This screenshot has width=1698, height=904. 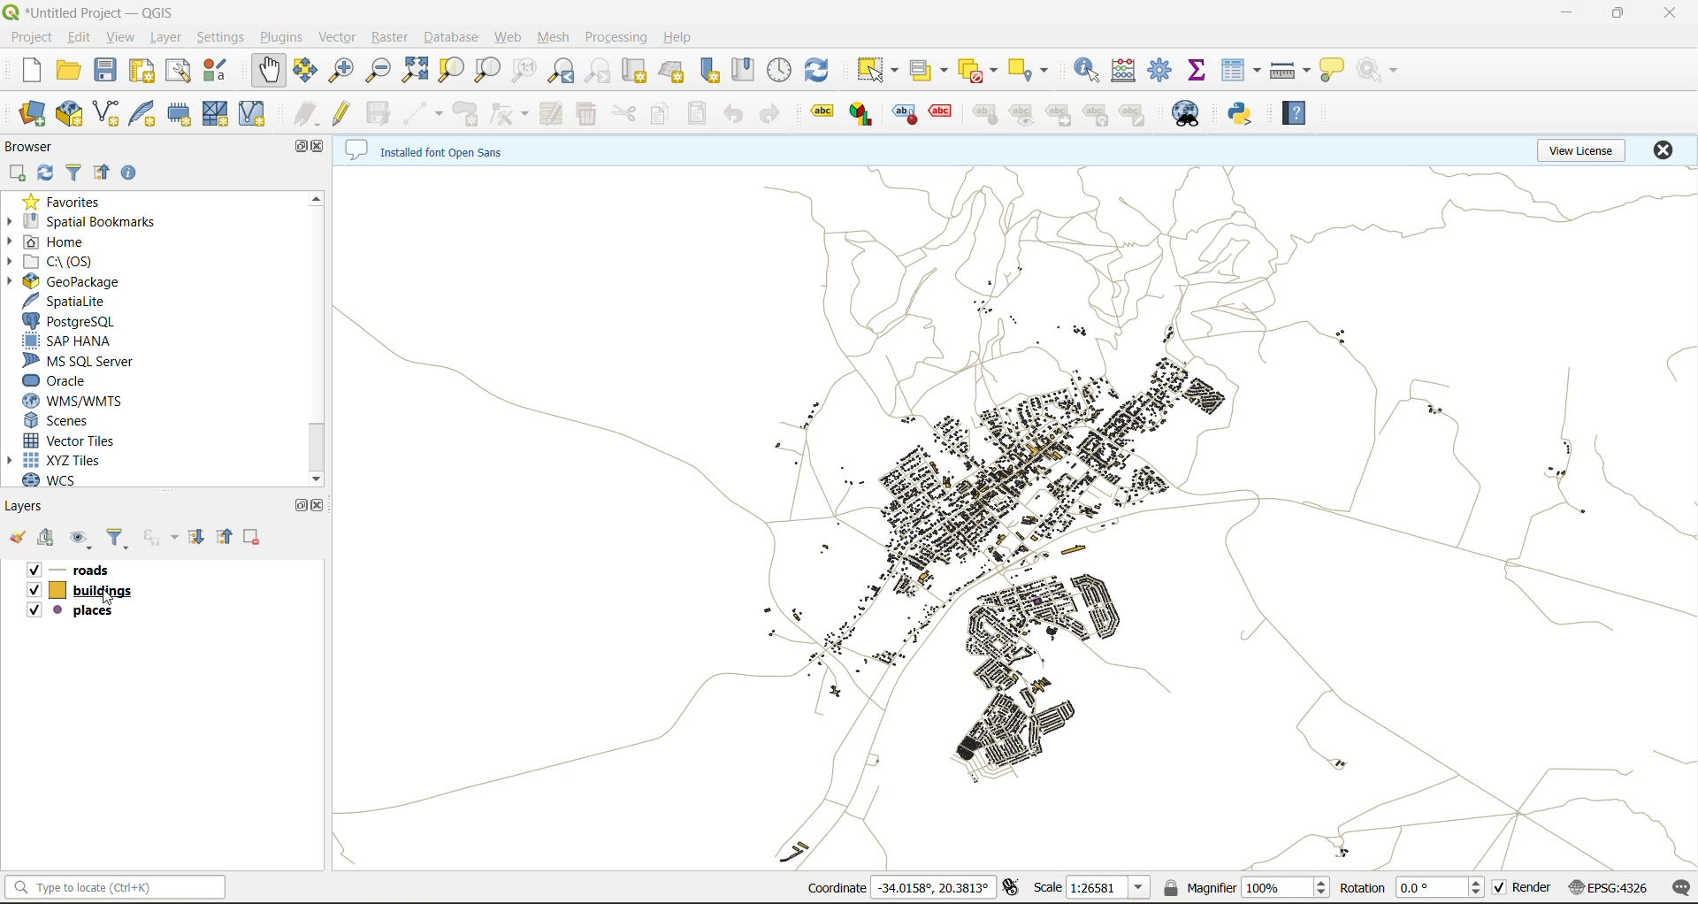 I want to click on help, so click(x=1294, y=114).